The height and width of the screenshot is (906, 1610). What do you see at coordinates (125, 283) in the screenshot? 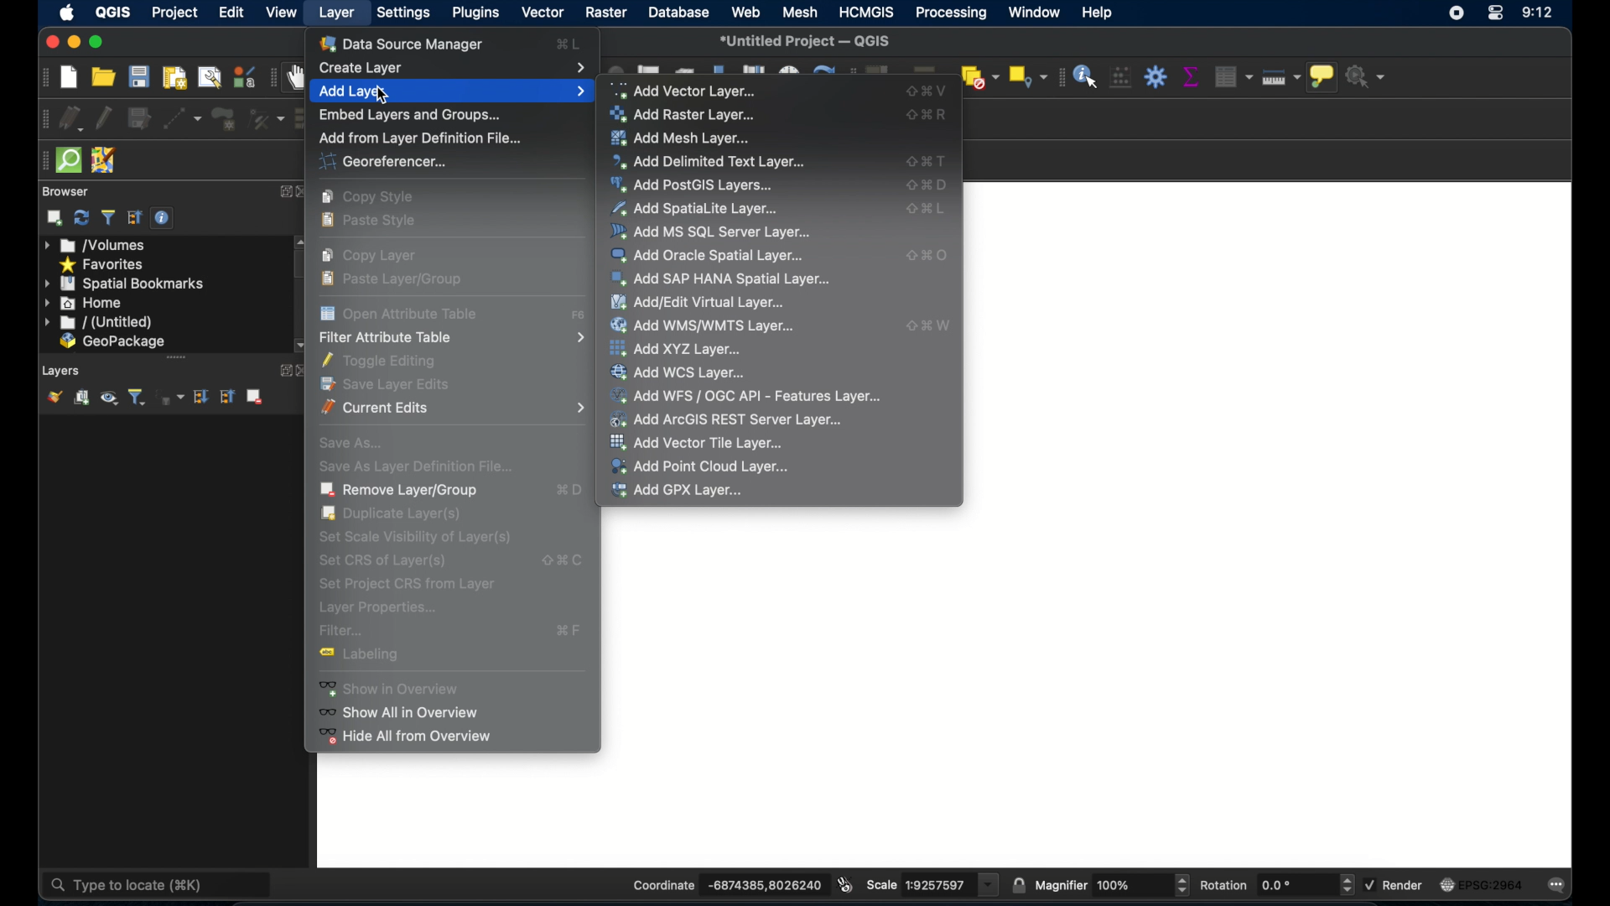
I see `spatial bookmarks` at bounding box center [125, 283].